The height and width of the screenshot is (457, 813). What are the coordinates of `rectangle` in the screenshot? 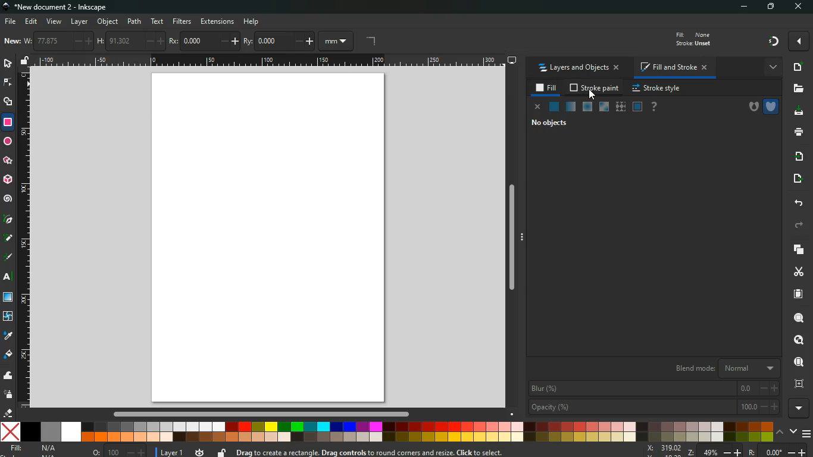 It's located at (9, 121).